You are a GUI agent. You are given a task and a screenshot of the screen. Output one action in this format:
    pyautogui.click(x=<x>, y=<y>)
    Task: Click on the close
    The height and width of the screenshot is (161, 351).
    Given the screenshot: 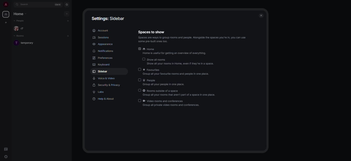 What is the action you would take?
    pyautogui.click(x=262, y=16)
    